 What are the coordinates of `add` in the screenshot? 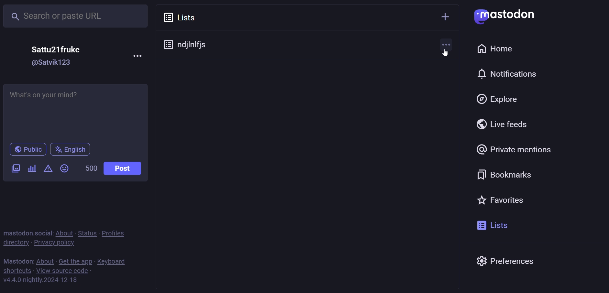 It's located at (445, 18).